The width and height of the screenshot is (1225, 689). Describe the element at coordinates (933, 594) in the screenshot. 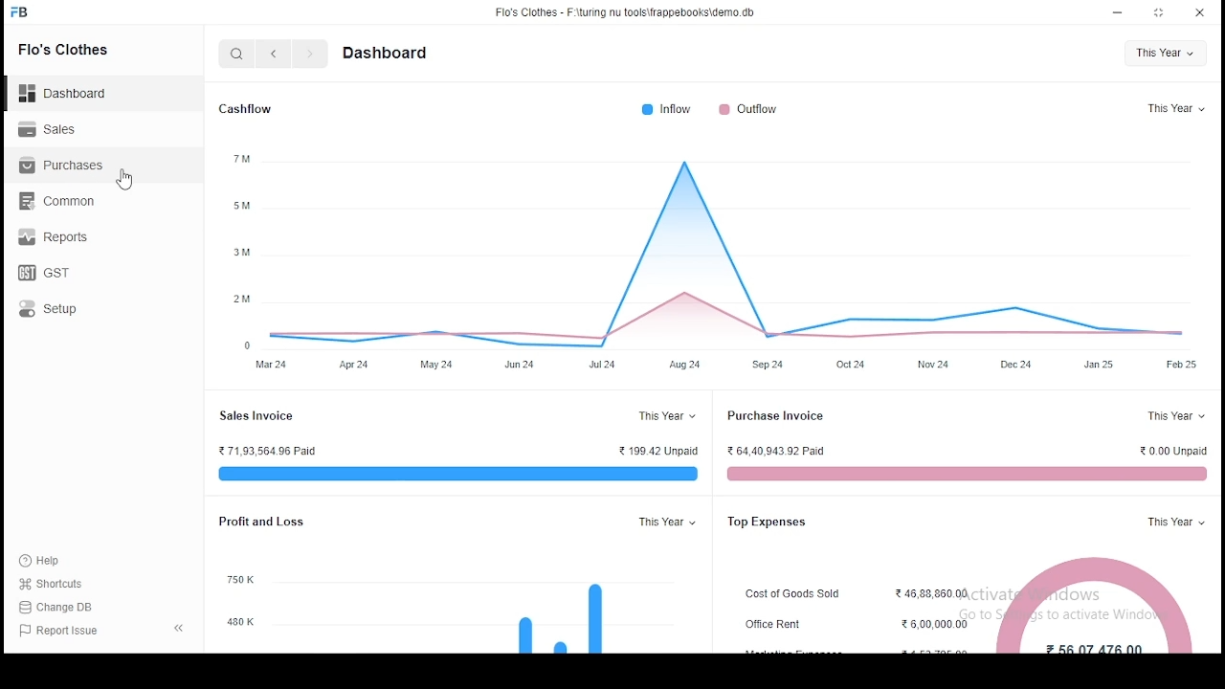

I see `46,88,860.00` at that location.